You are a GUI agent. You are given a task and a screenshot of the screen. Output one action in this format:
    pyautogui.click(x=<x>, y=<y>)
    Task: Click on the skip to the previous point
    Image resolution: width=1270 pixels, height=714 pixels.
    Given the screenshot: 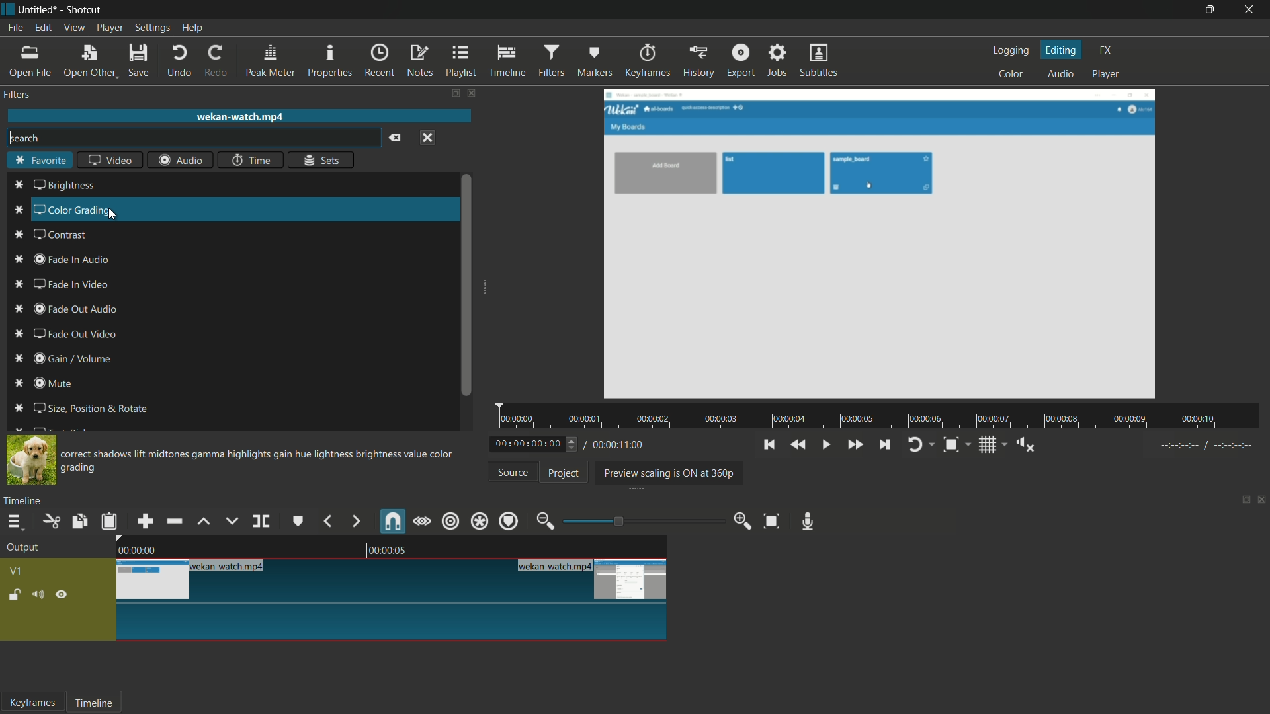 What is the action you would take?
    pyautogui.click(x=769, y=445)
    